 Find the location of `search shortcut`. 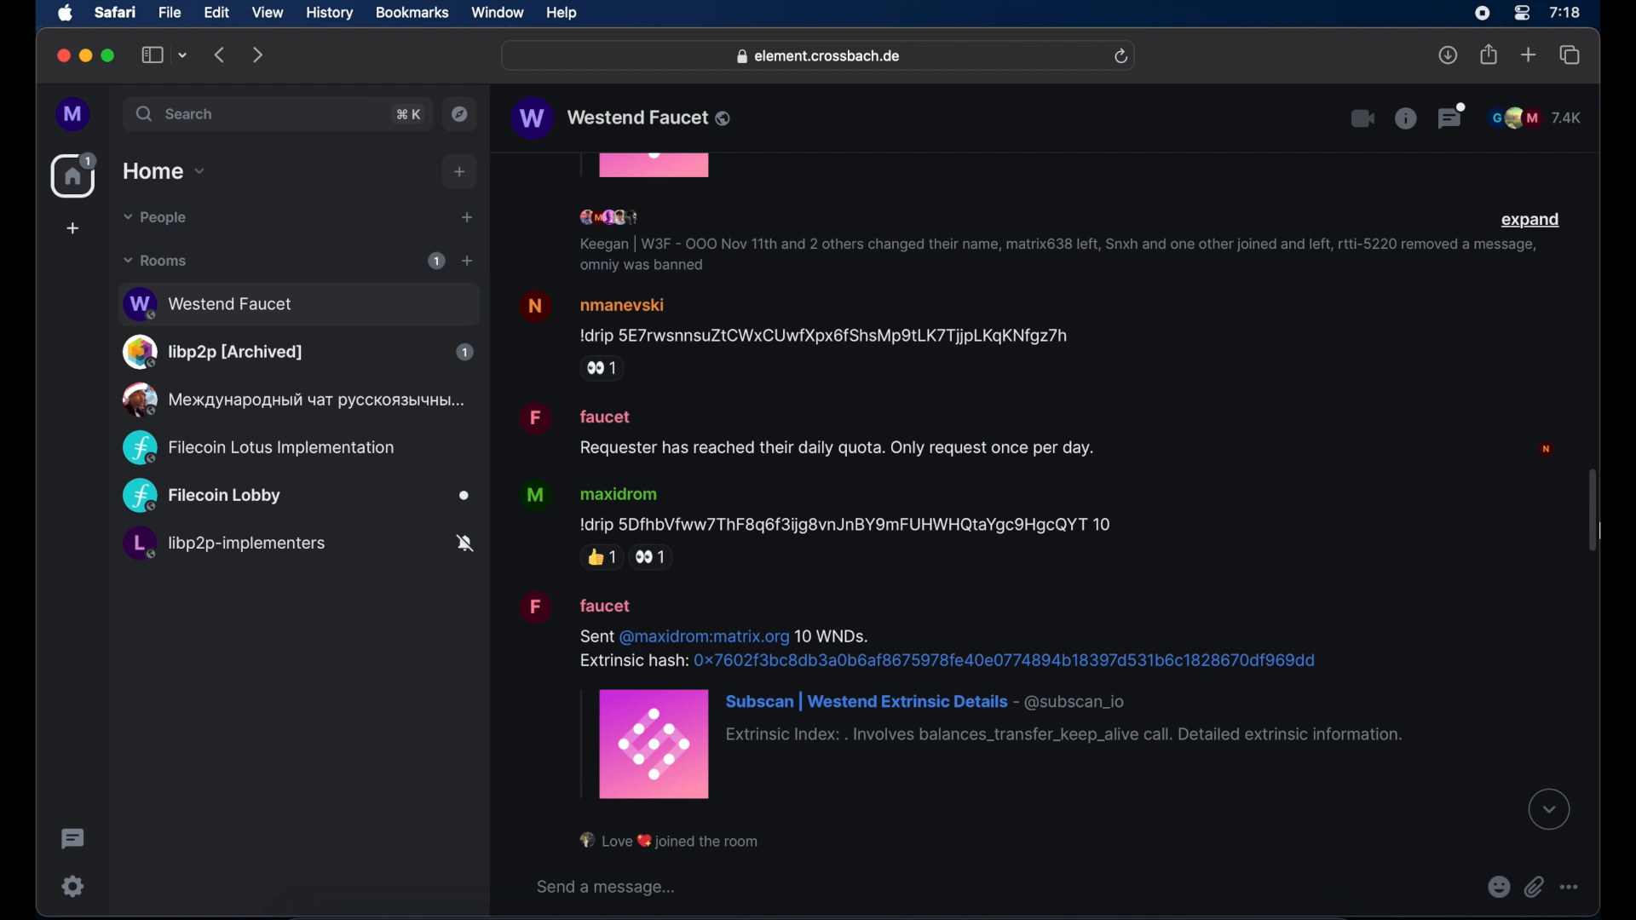

search shortcut is located at coordinates (410, 114).